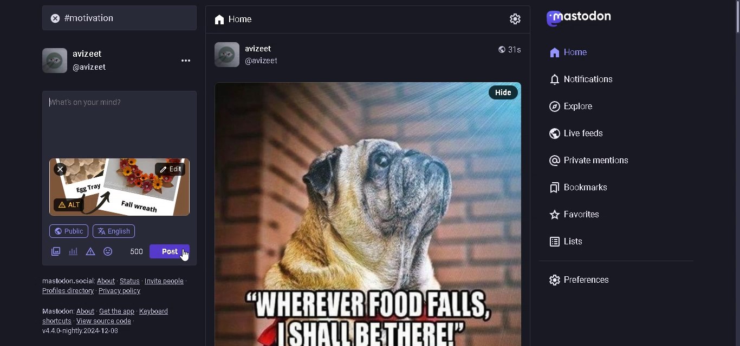  What do you see at coordinates (86, 309) in the screenshot?
I see `about` at bounding box center [86, 309].